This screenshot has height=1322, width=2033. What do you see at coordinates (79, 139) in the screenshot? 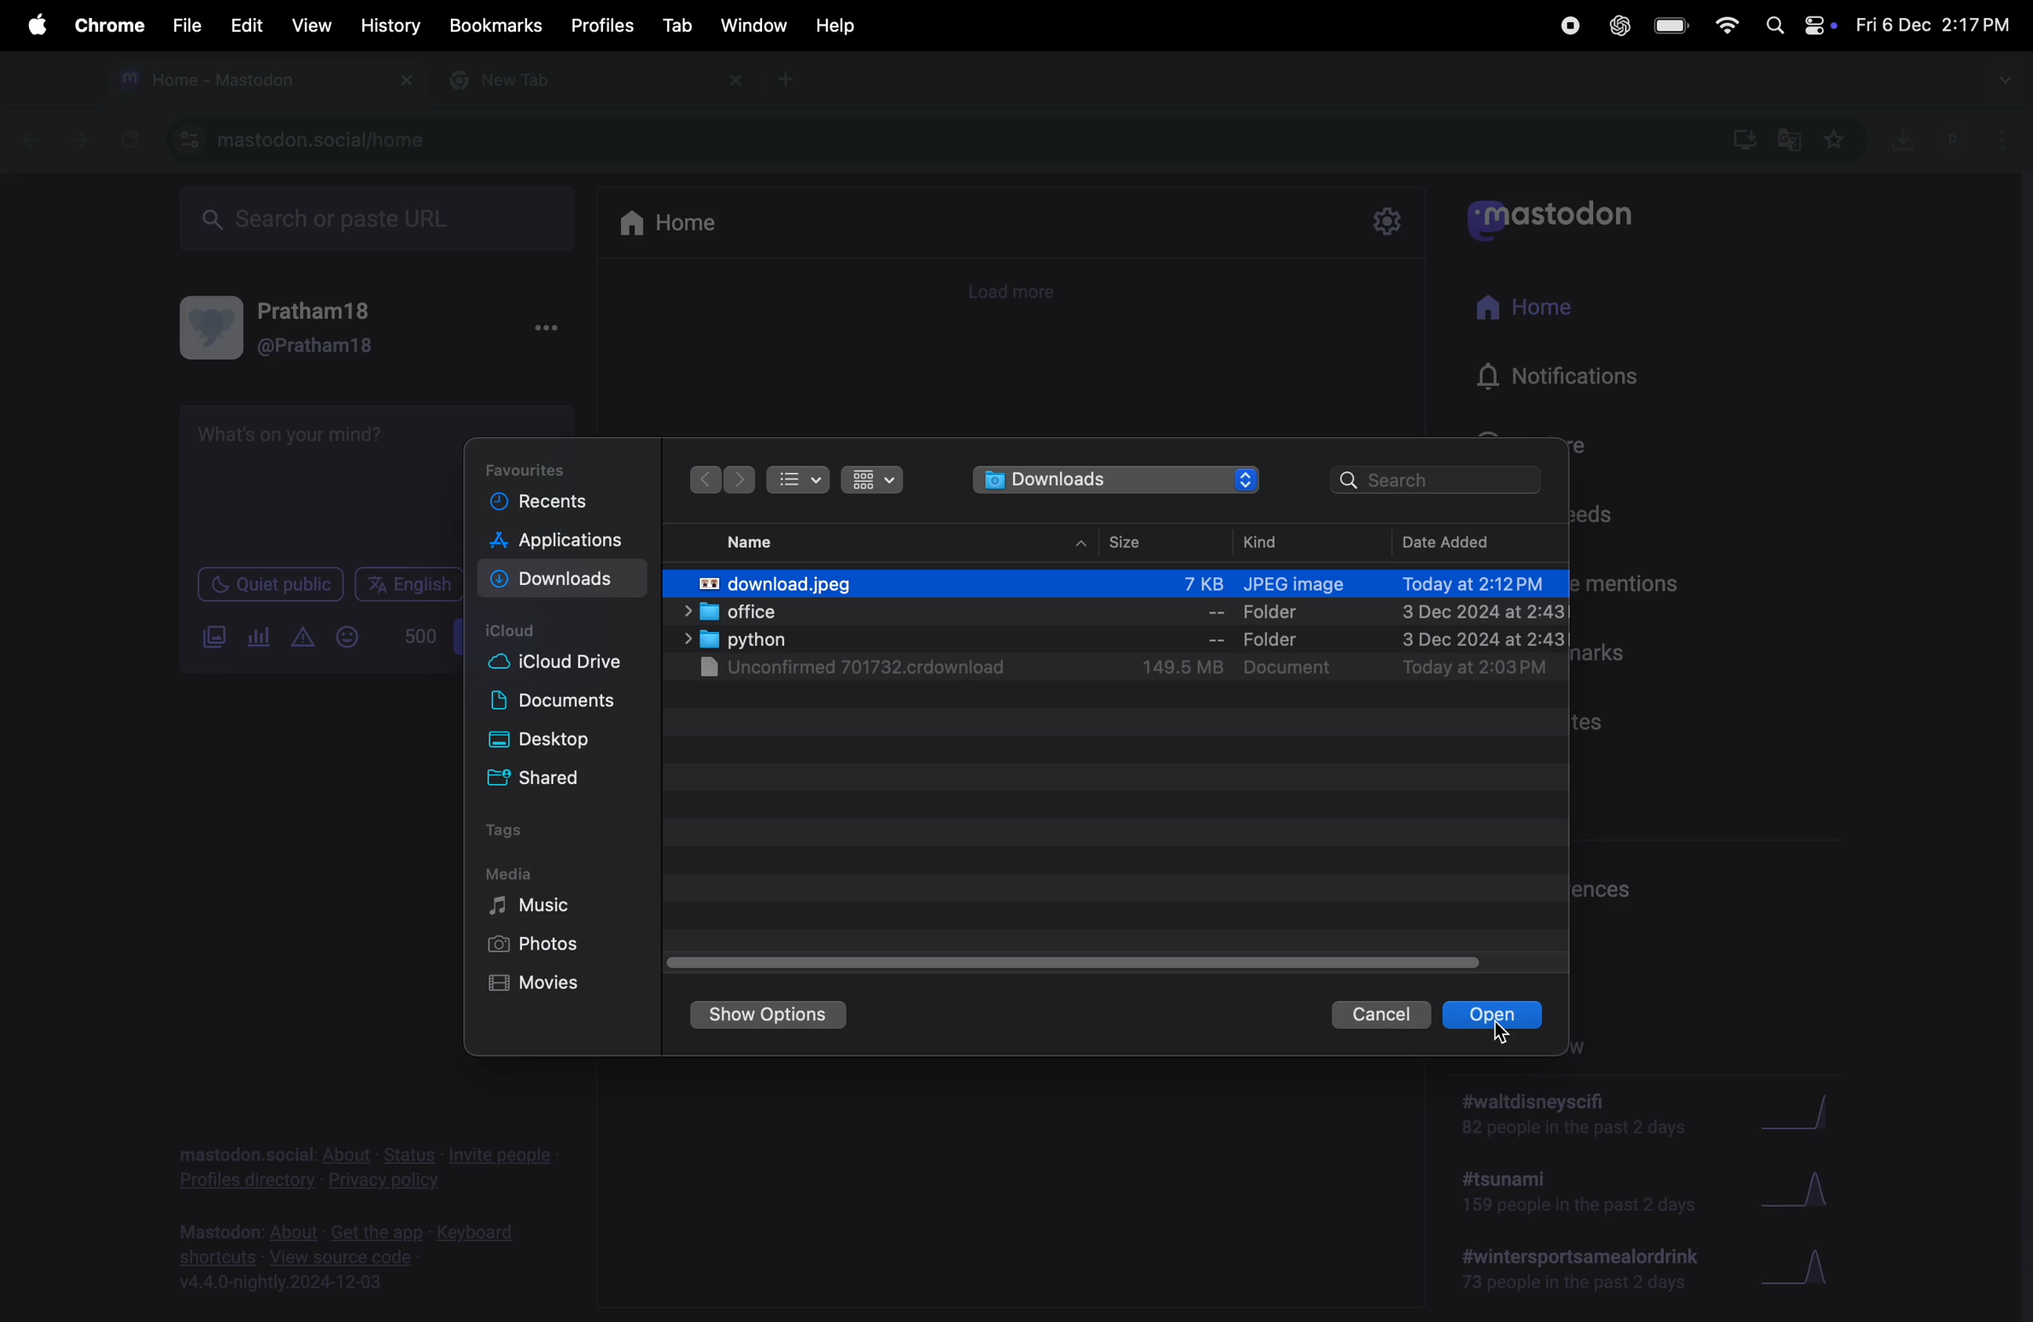
I see `forward` at bounding box center [79, 139].